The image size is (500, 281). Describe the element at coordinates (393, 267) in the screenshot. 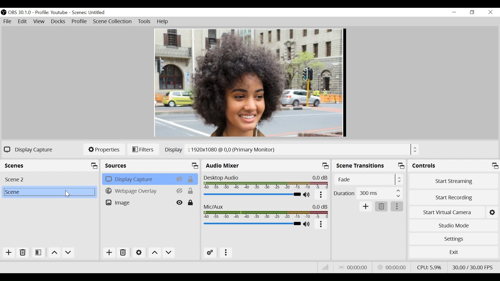

I see `Streaming Status` at that location.